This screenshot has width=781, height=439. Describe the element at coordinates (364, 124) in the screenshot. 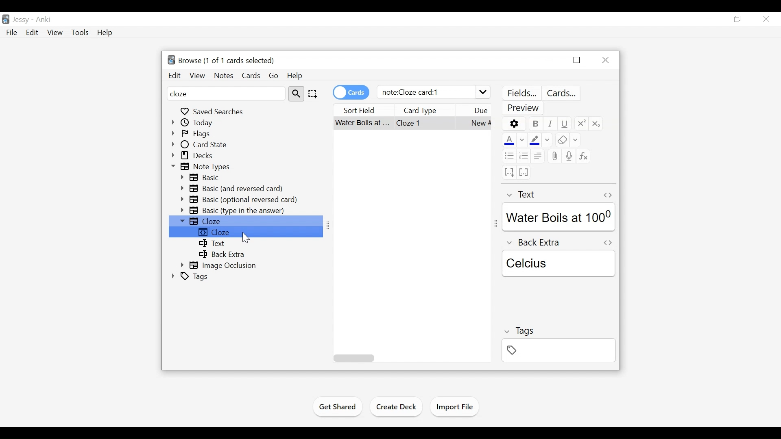

I see `Card` at that location.